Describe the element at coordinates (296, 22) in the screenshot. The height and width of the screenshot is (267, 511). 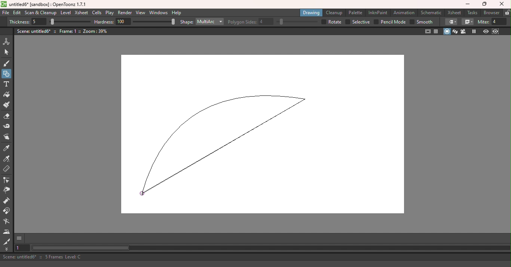
I see `Polygon sides bar` at that location.